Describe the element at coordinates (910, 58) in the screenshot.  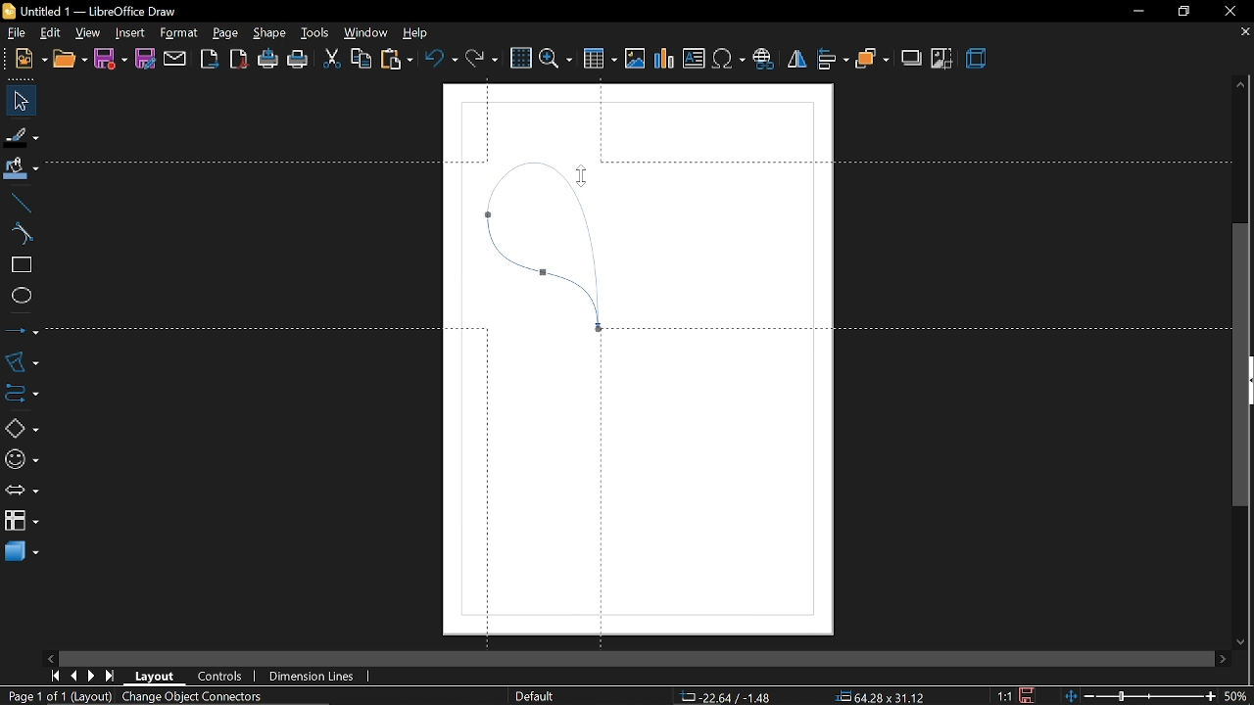
I see `shadow` at that location.